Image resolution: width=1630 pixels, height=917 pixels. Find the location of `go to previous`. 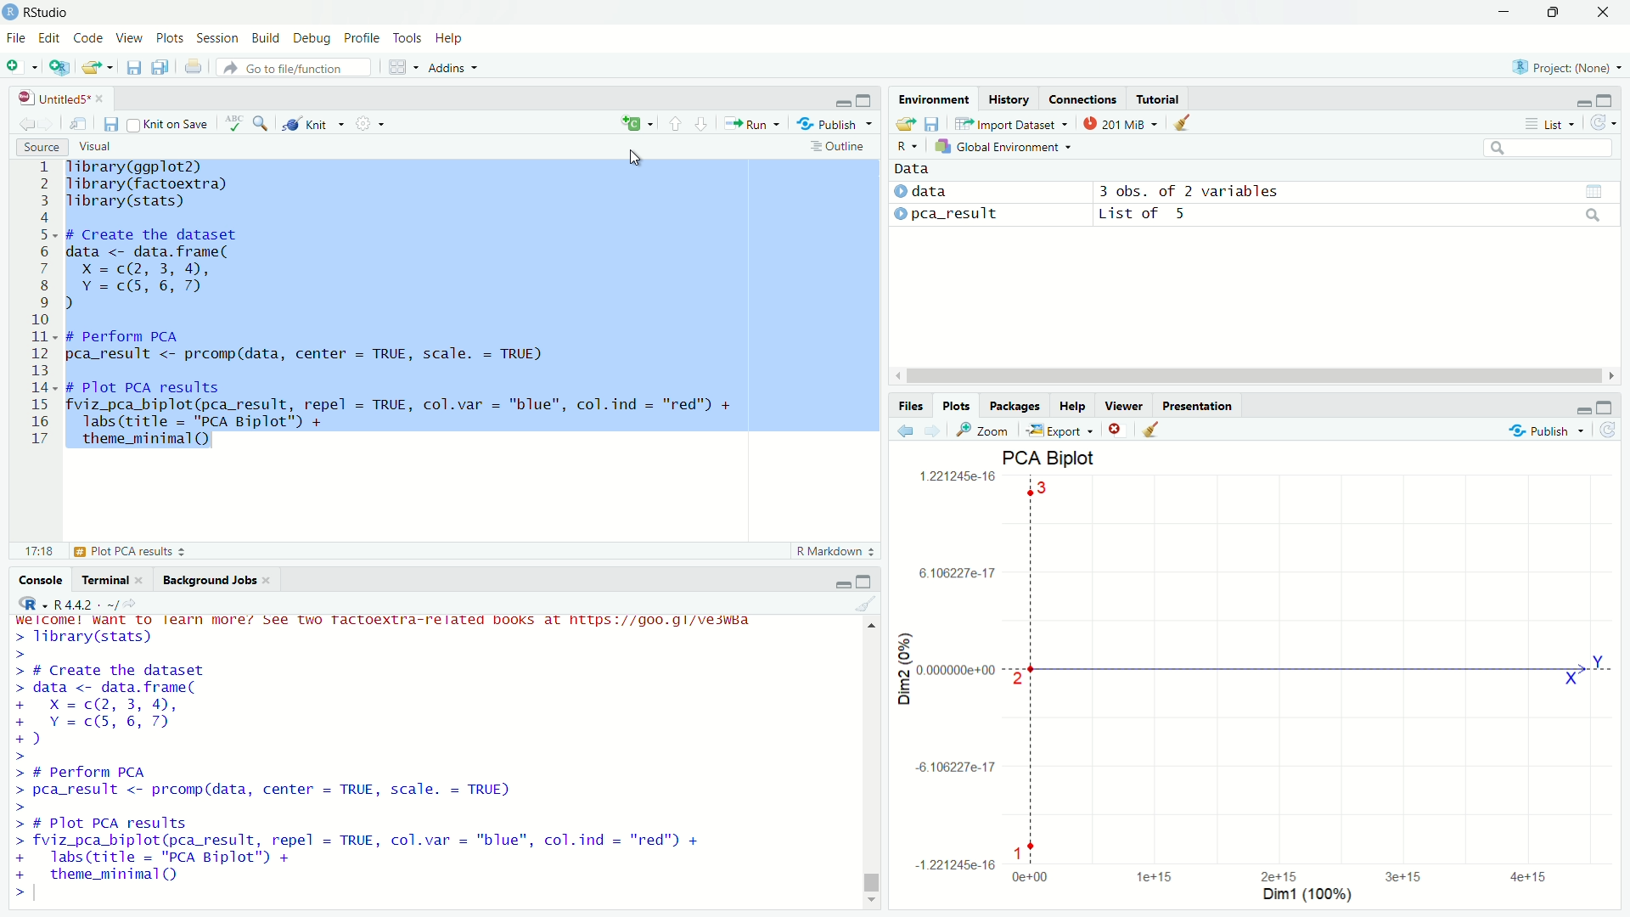

go to previous is located at coordinates (675, 123).